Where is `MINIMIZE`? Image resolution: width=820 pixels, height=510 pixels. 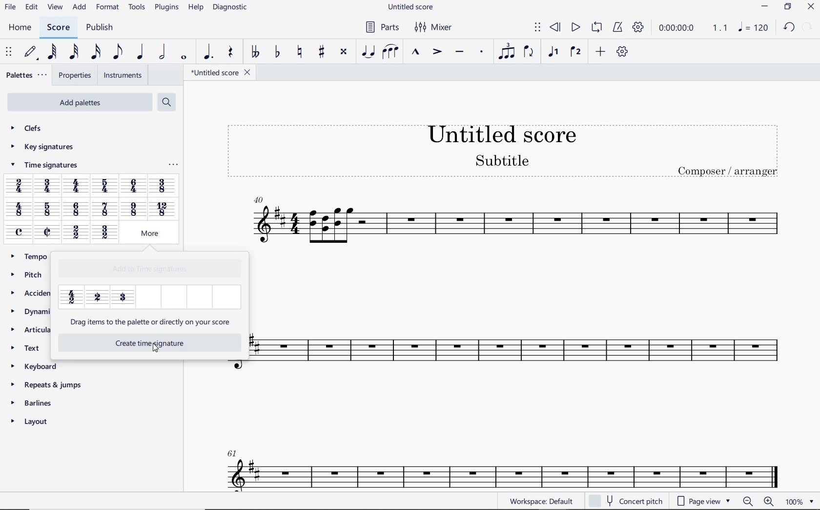
MINIMIZE is located at coordinates (765, 6).